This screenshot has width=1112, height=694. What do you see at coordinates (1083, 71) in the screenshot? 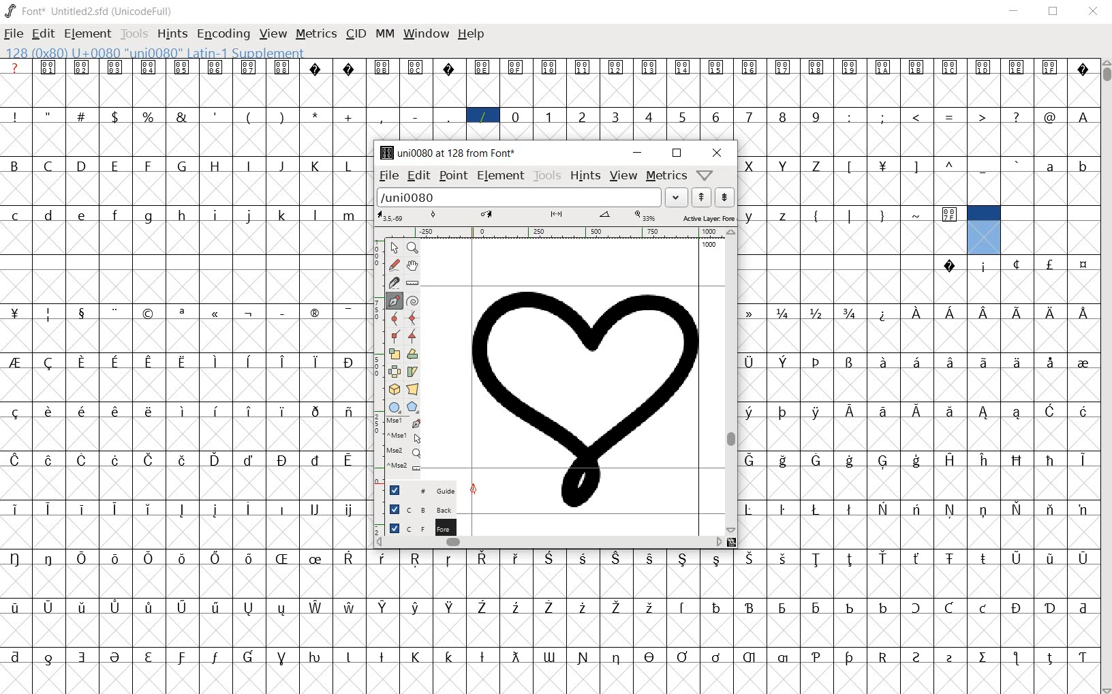
I see `glyph` at bounding box center [1083, 71].